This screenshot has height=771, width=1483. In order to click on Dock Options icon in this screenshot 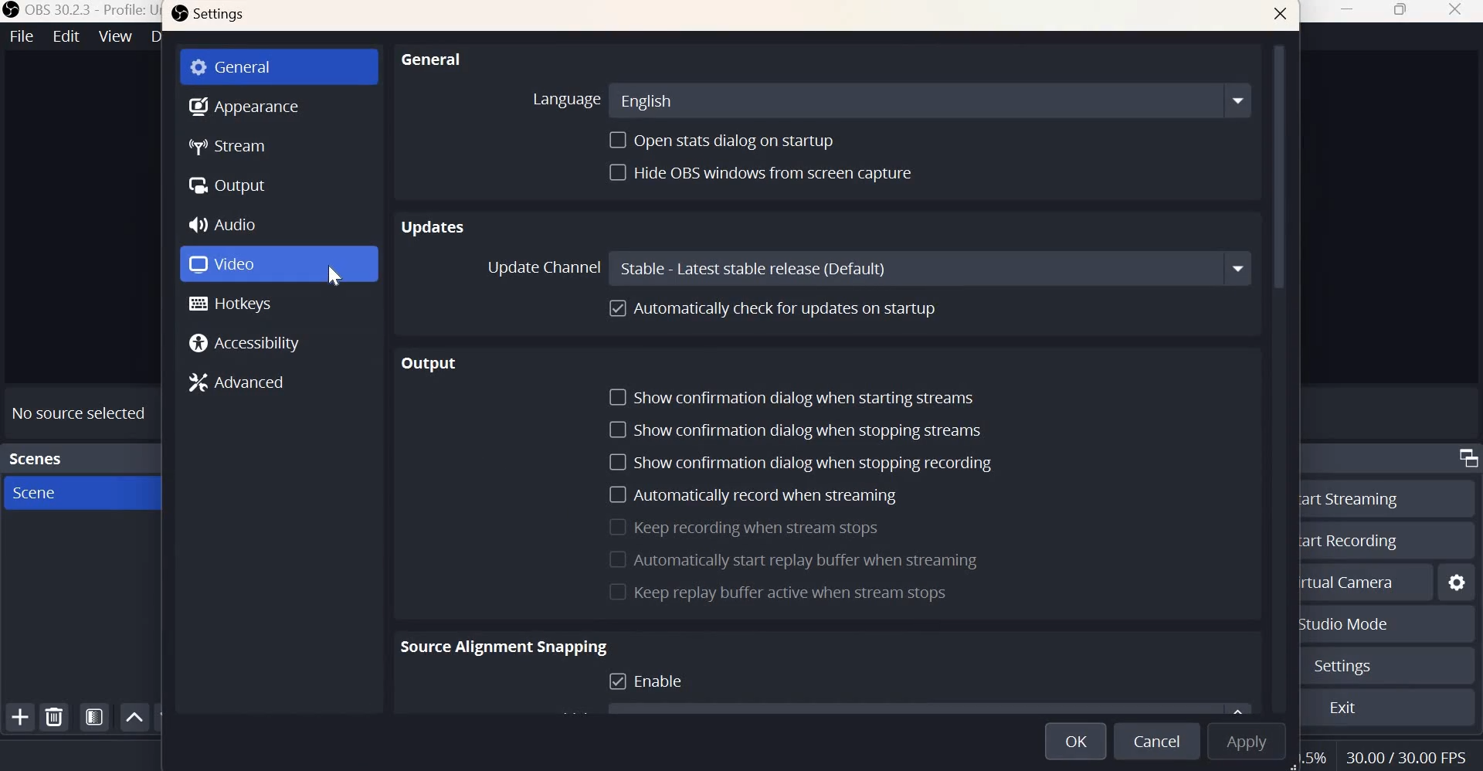, I will do `click(1464, 460)`.